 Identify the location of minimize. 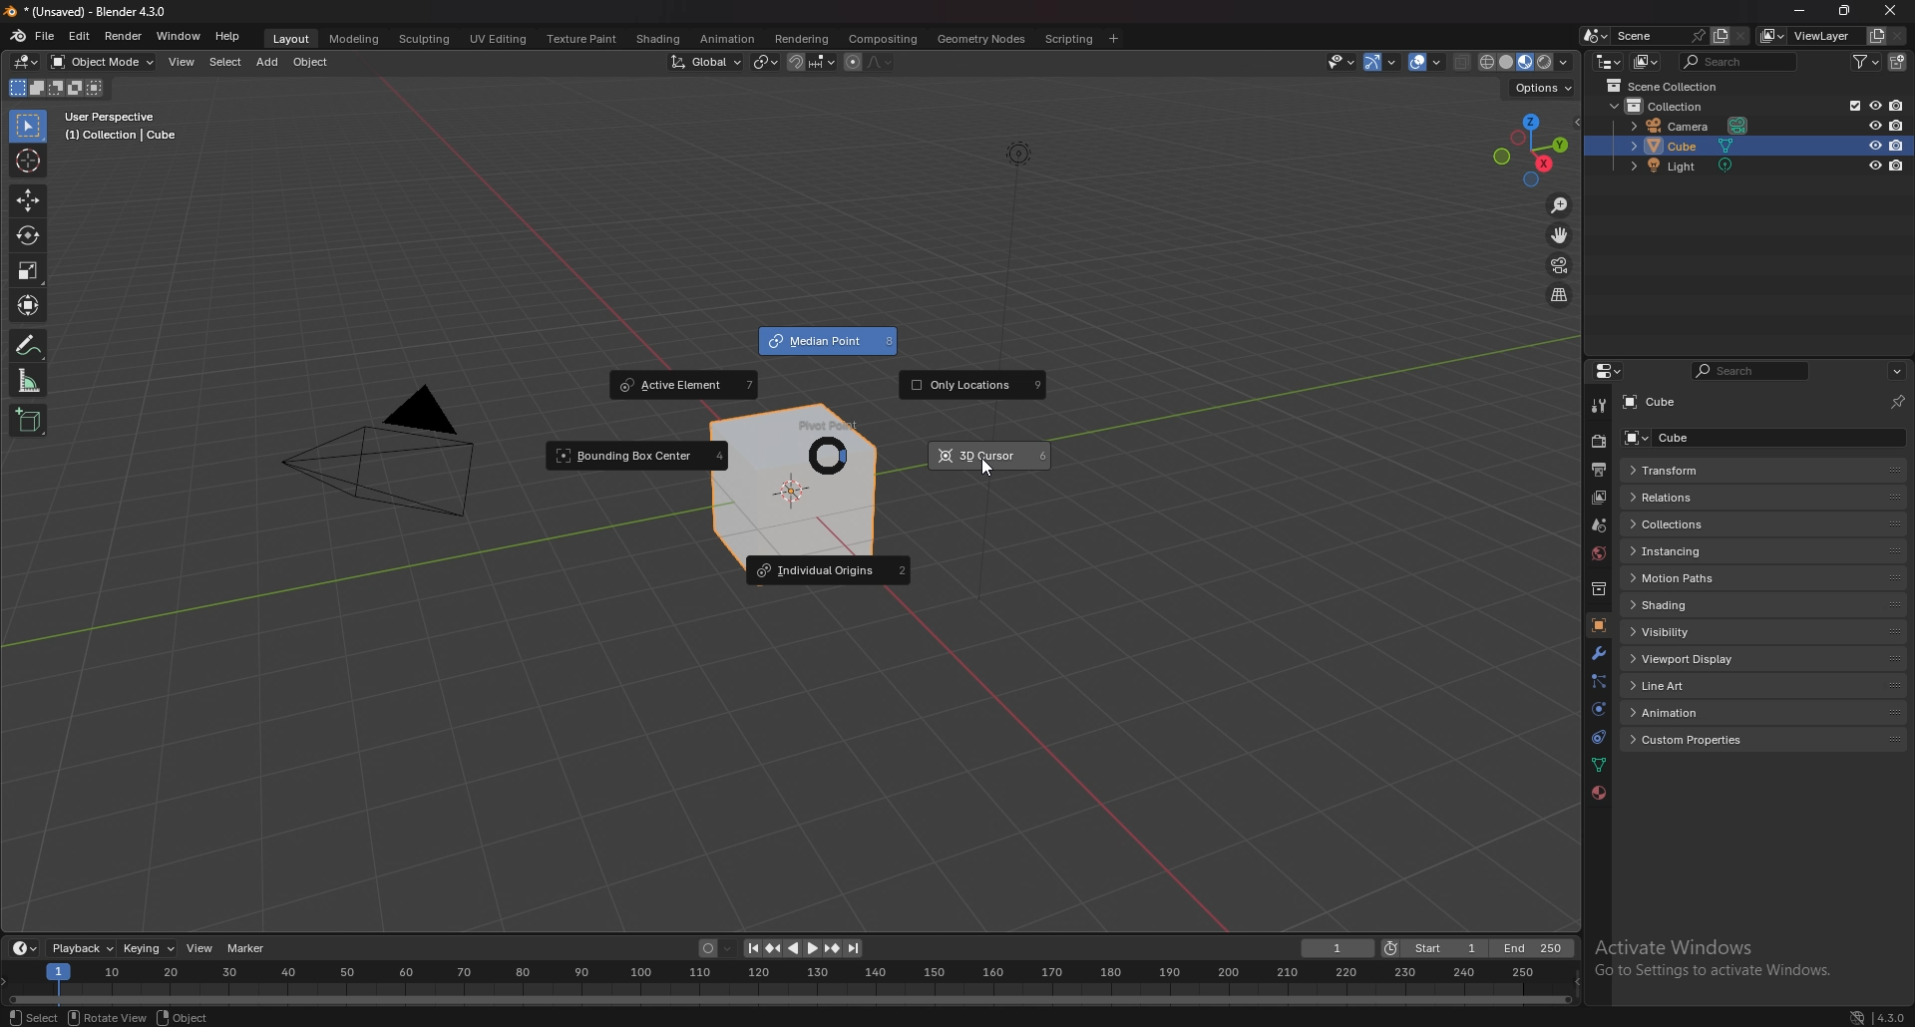
(1804, 11).